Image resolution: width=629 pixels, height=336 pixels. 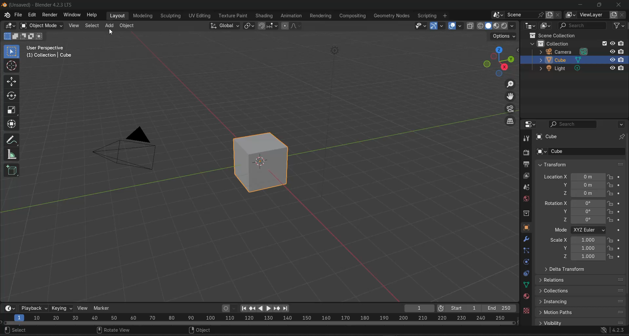 I want to click on final frame, so click(x=499, y=307).